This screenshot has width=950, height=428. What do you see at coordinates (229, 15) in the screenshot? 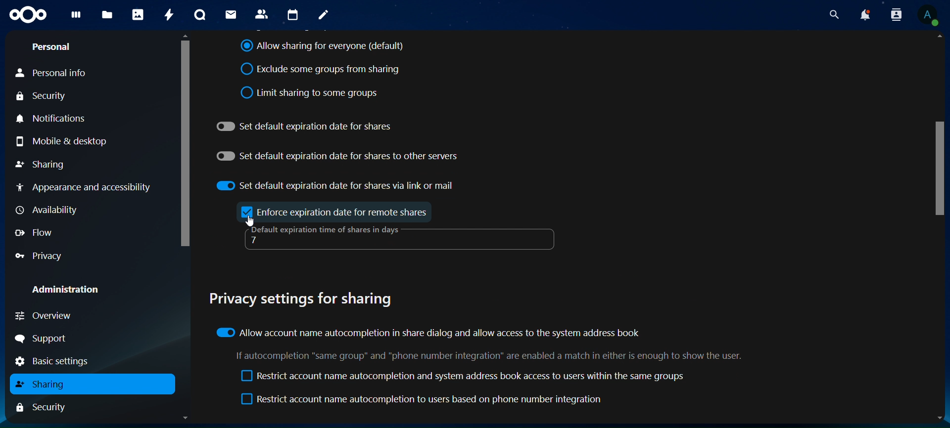
I see `mail` at bounding box center [229, 15].